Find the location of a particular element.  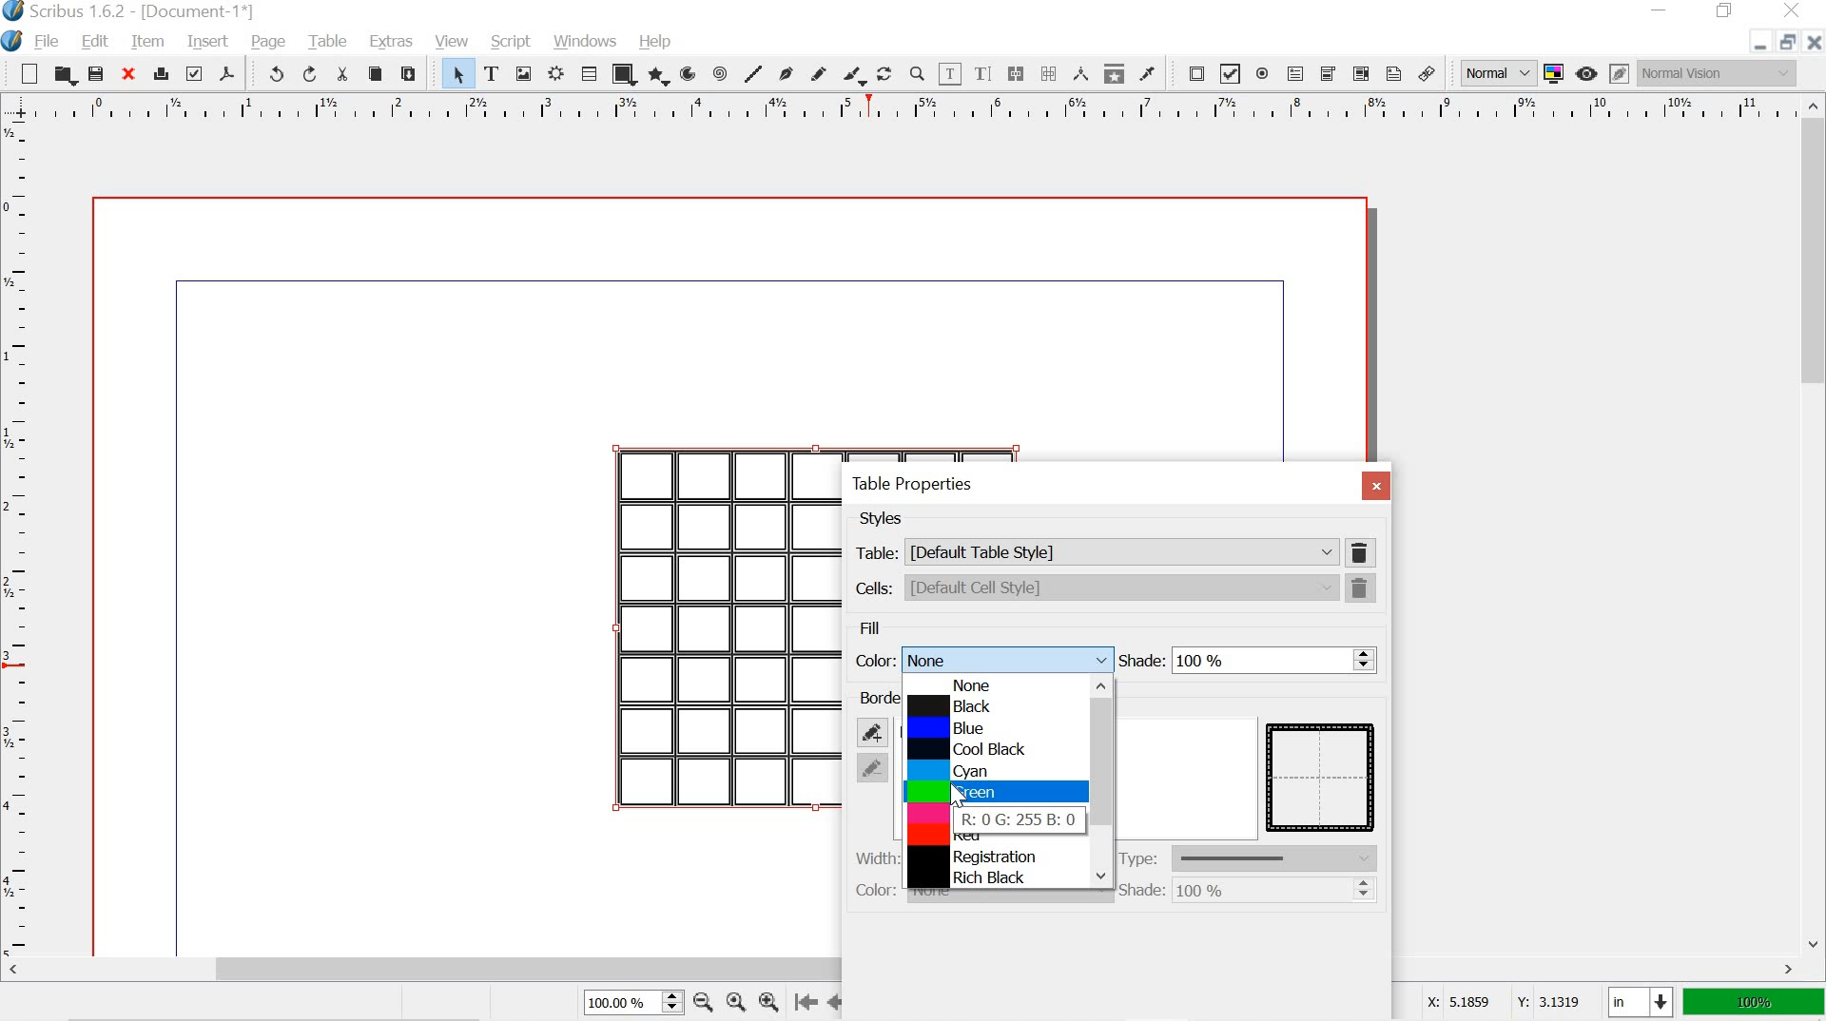

zoom to is located at coordinates (734, 1001).